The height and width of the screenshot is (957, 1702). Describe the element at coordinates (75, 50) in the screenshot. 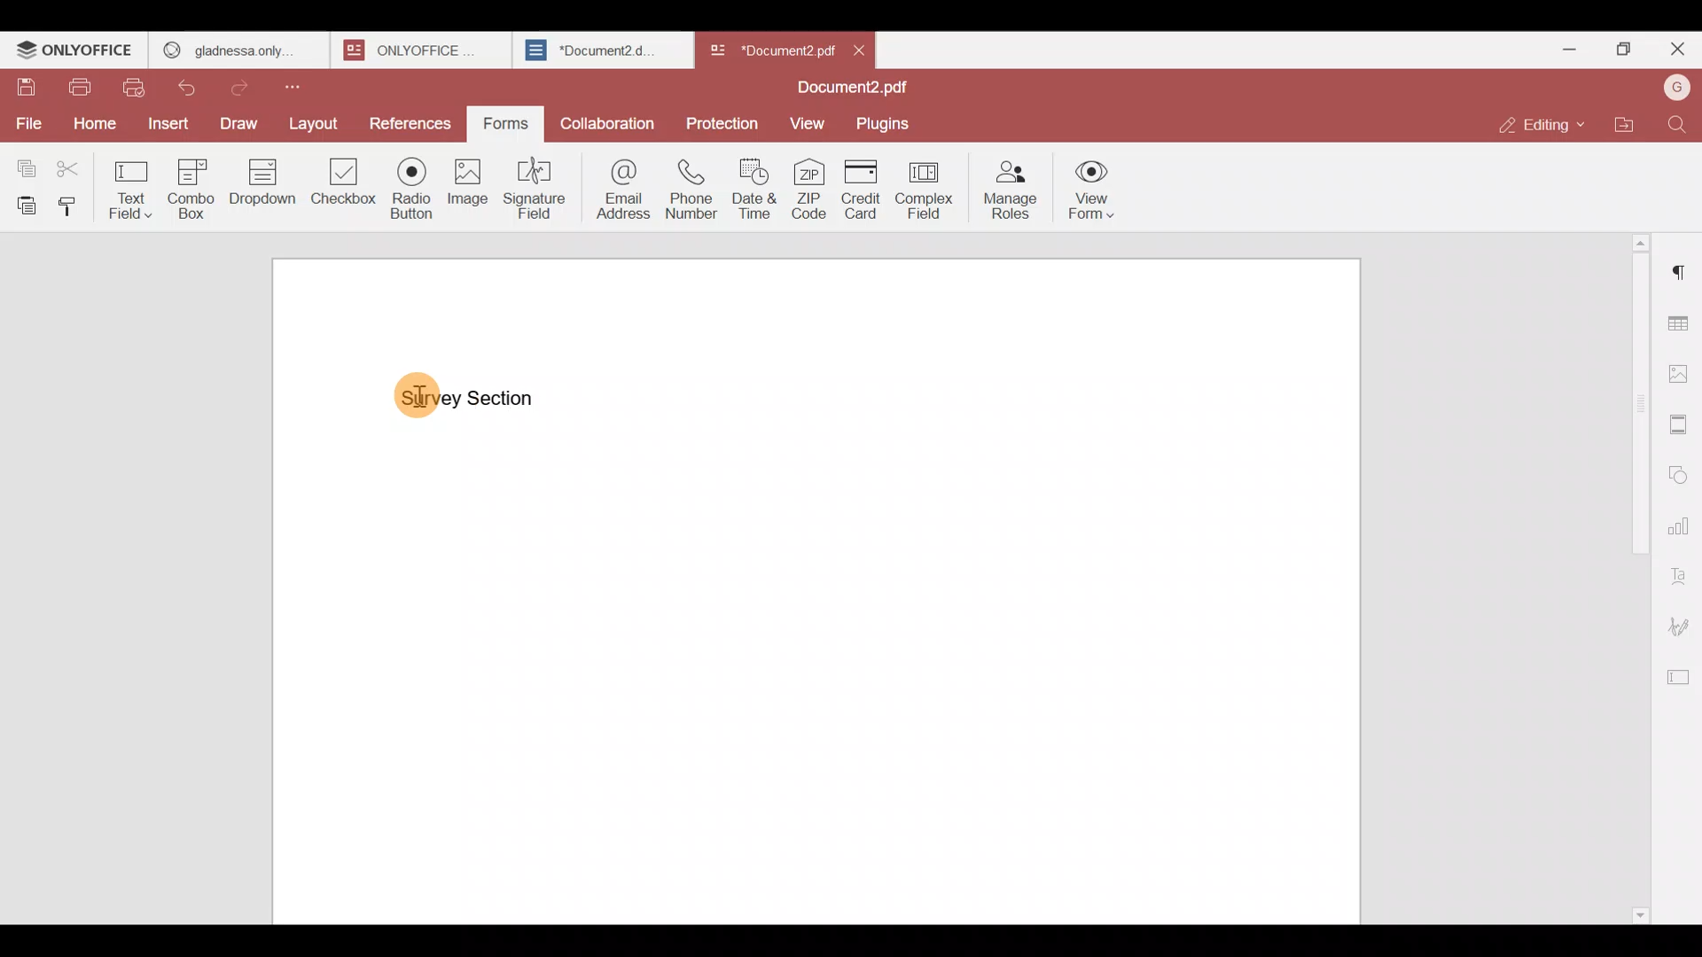

I see `ONLYOFFICE` at that location.